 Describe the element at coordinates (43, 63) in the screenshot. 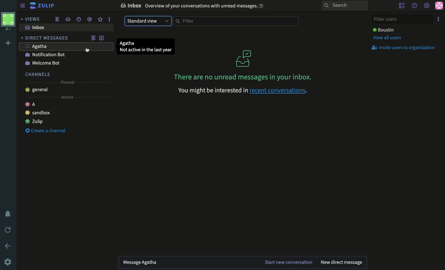

I see `Welcome bot` at that location.